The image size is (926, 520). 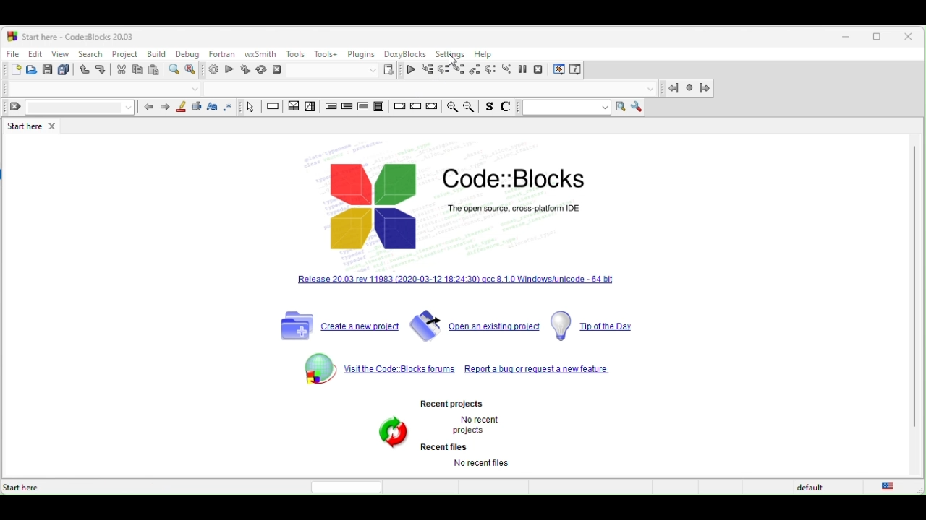 I want to click on build, so click(x=158, y=54).